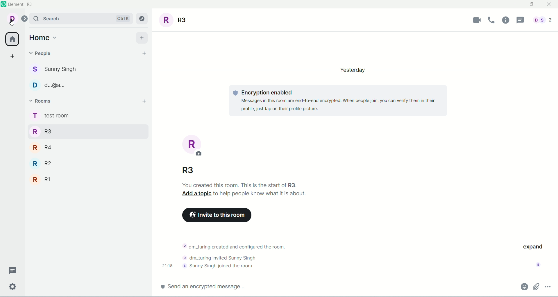  I want to click on people, so click(541, 20).